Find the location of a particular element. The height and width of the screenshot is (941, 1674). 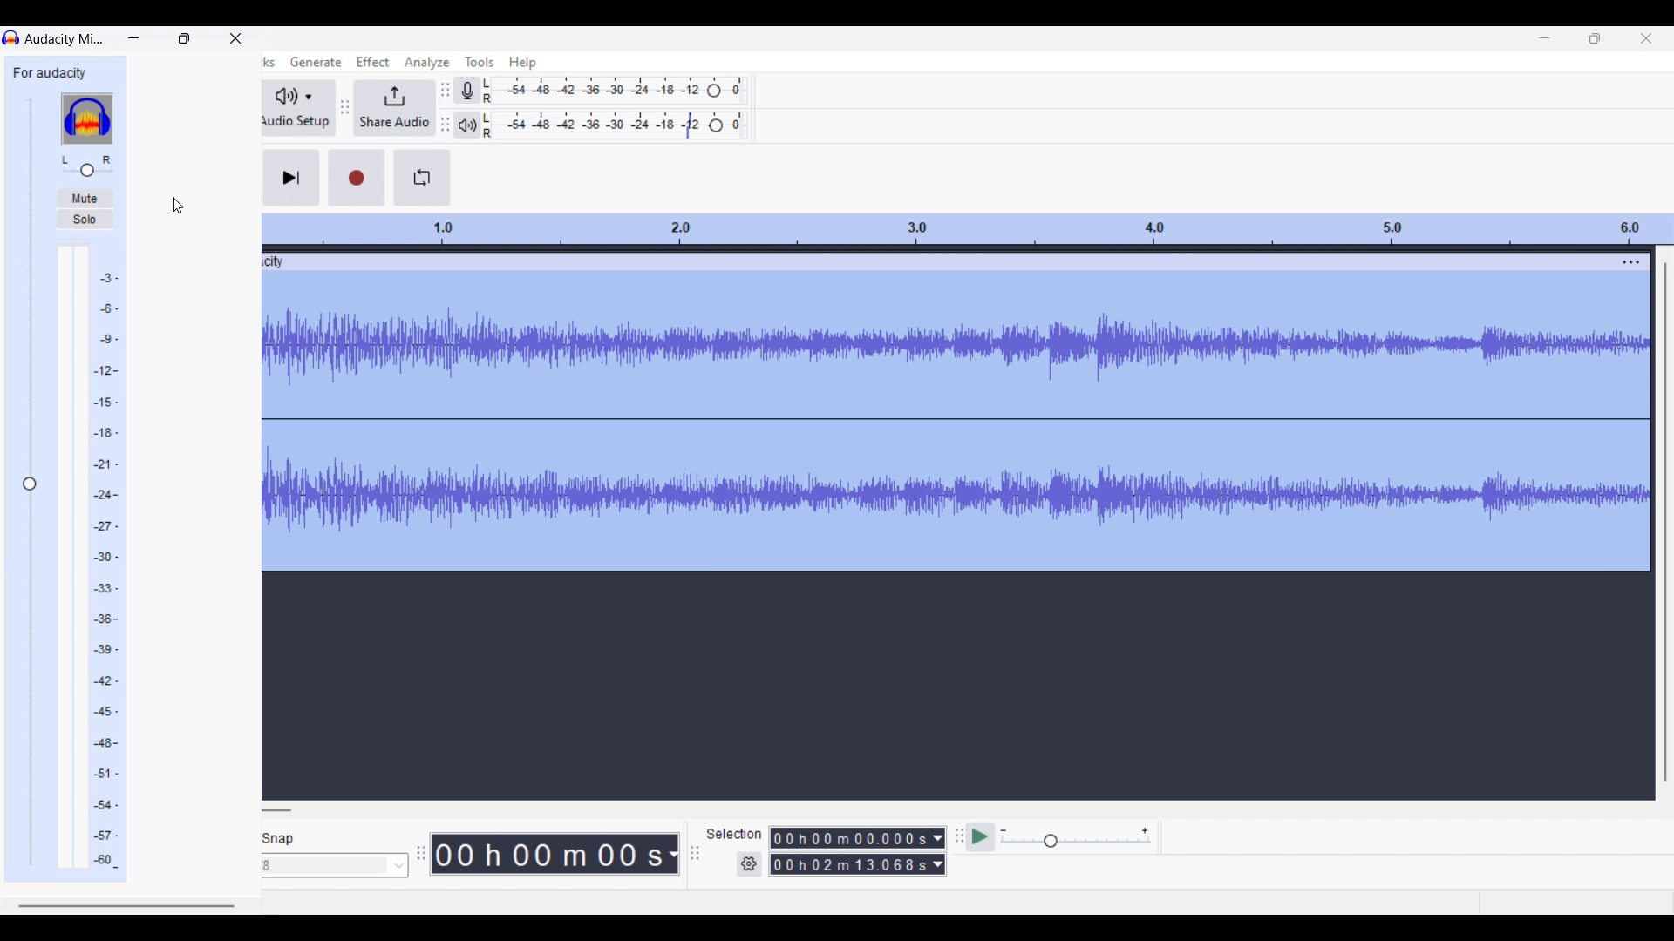

Minimize is located at coordinates (133, 38).